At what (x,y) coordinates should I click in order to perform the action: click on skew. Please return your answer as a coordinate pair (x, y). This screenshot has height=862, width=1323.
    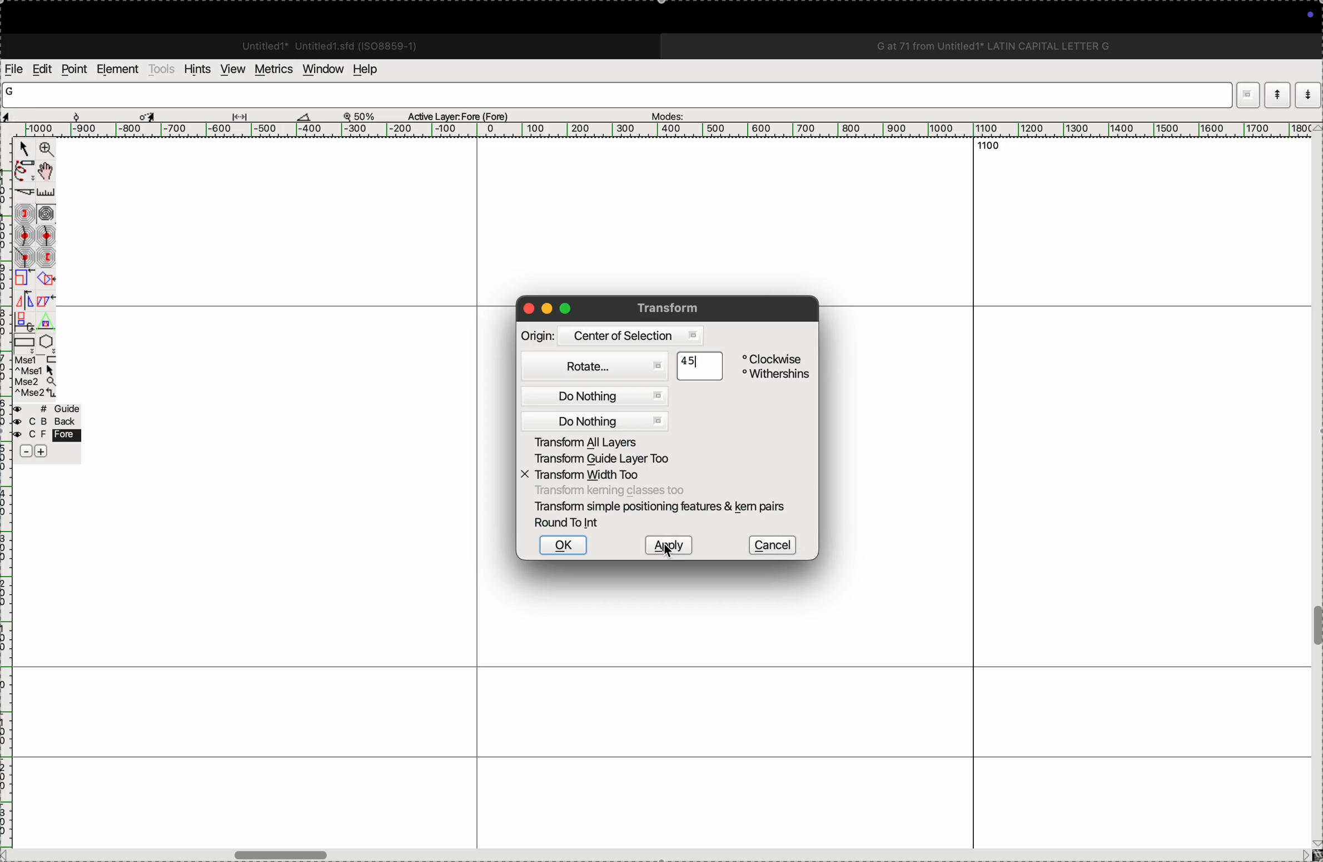
    Looking at the image, I should click on (46, 301).